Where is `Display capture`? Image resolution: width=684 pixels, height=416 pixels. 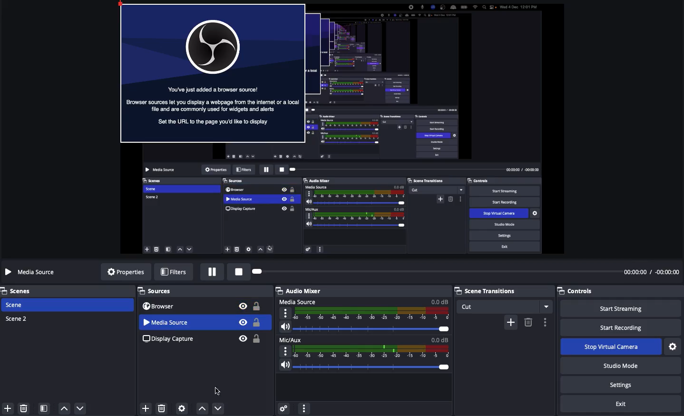
Display capture is located at coordinates (170, 339).